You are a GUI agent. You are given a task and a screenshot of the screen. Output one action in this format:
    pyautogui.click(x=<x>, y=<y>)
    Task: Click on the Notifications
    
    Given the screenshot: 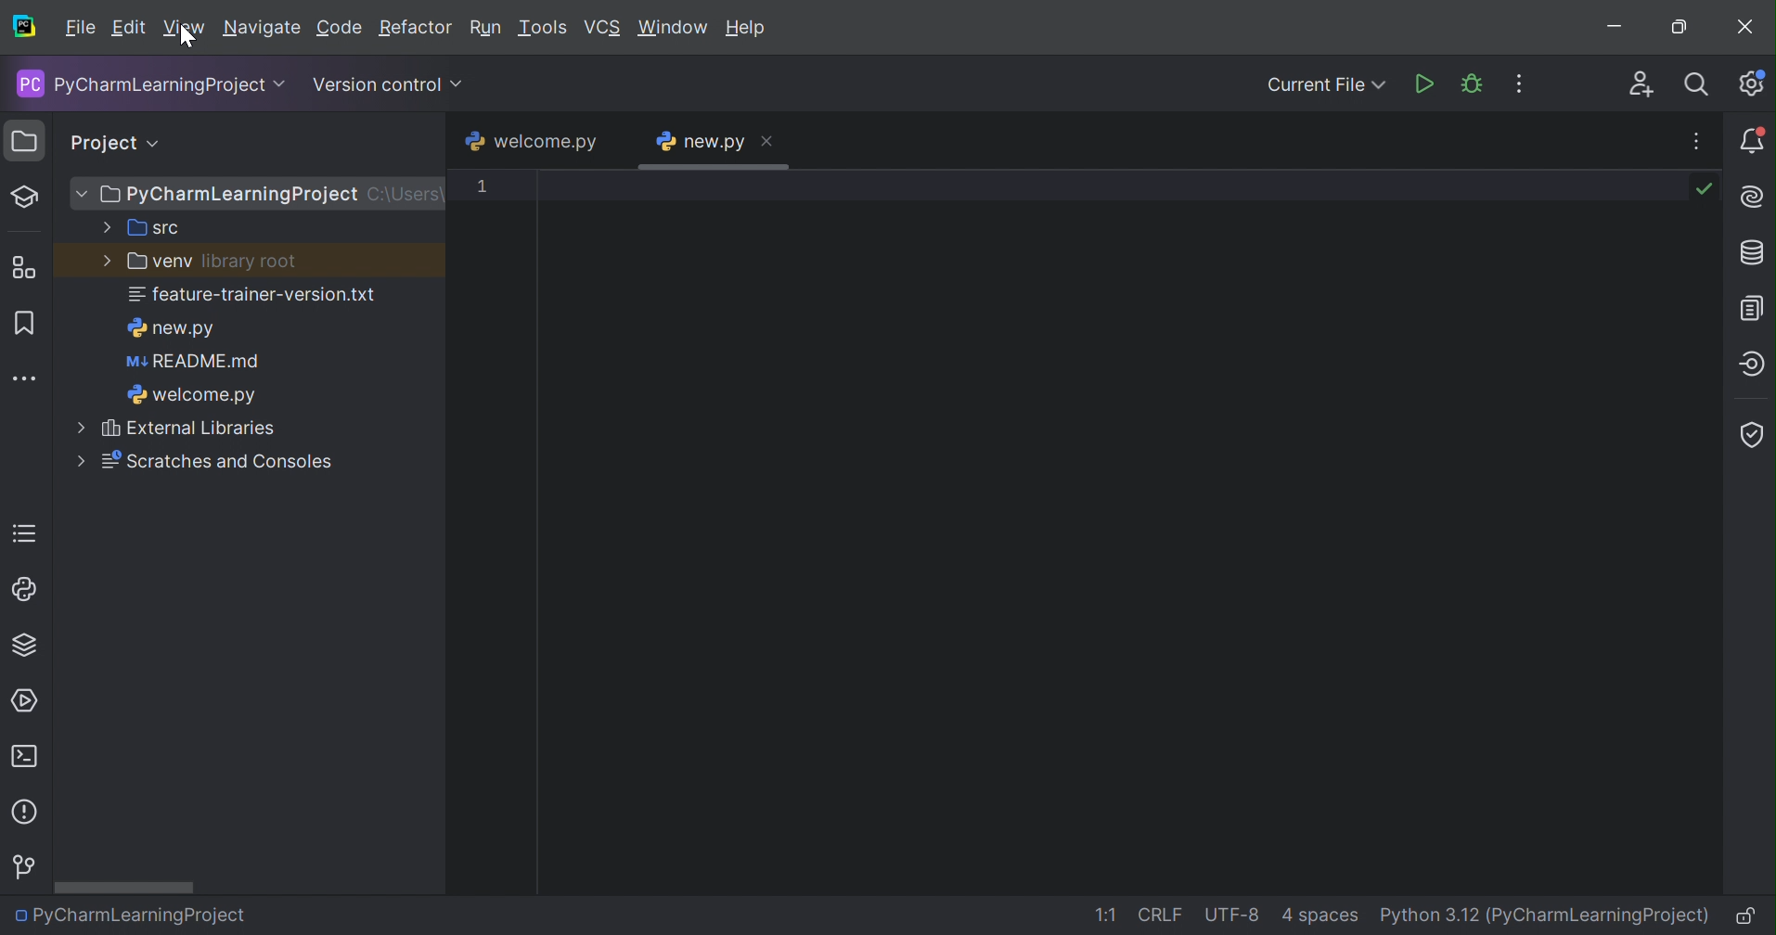 What is the action you would take?
    pyautogui.click(x=1751, y=140)
    